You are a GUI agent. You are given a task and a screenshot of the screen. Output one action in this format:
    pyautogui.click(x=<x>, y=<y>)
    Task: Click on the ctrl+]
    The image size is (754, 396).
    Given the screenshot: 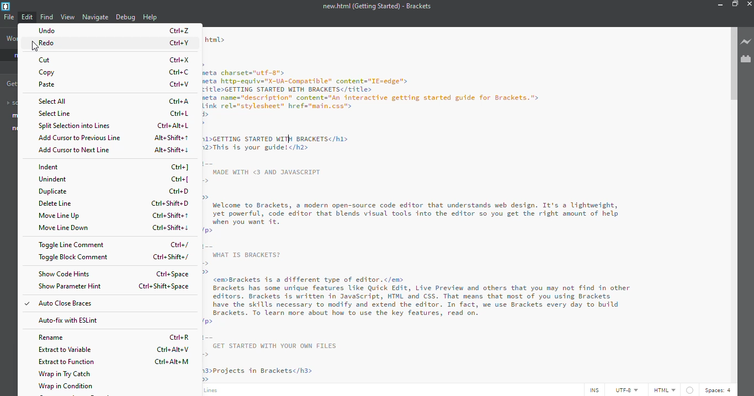 What is the action you would take?
    pyautogui.click(x=180, y=167)
    